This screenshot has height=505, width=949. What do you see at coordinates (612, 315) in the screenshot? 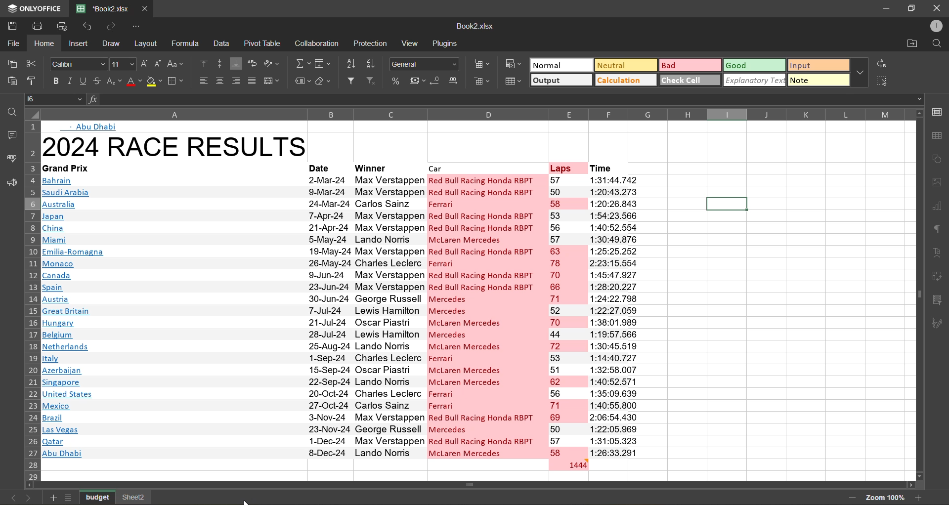
I see `time` at bounding box center [612, 315].